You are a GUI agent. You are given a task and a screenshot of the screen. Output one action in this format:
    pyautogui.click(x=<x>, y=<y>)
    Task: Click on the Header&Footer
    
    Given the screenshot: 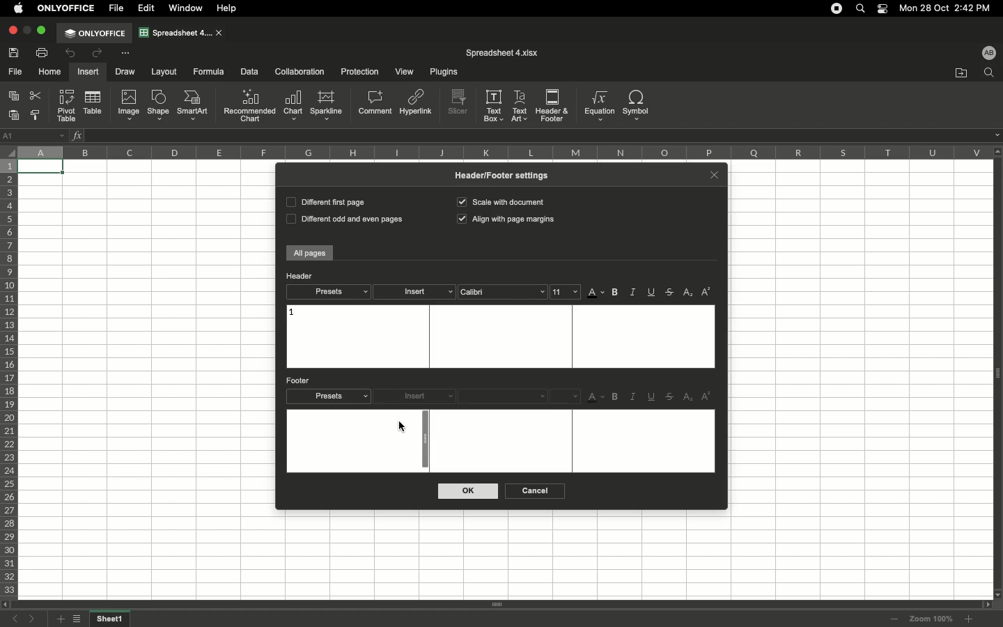 What is the action you would take?
    pyautogui.click(x=552, y=104)
    